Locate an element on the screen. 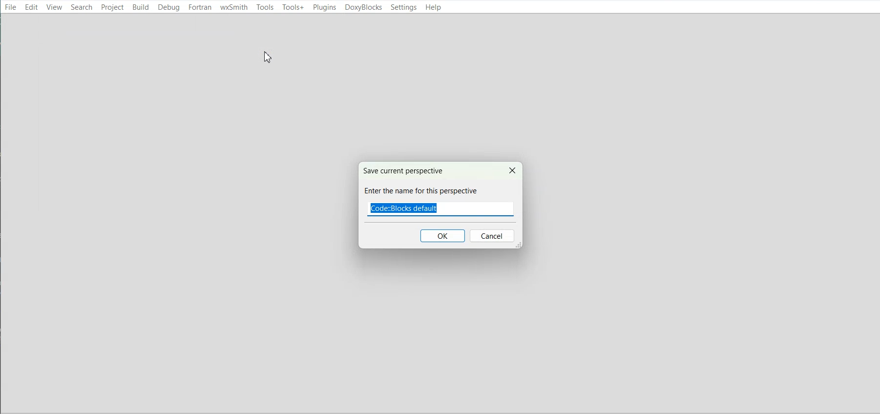 The width and height of the screenshot is (880, 414). View is located at coordinates (54, 7).